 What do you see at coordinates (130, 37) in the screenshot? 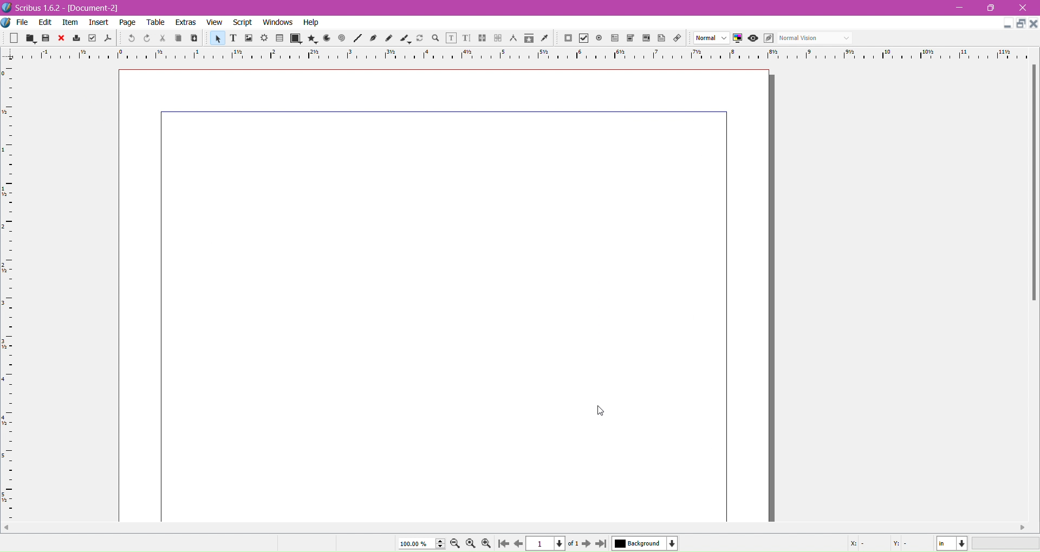
I see `icon` at bounding box center [130, 37].